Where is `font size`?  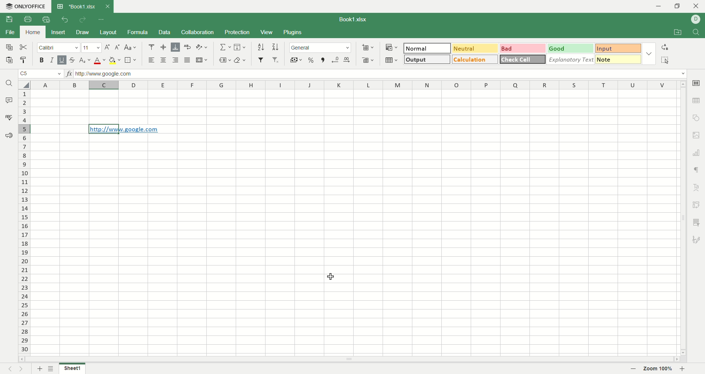 font size is located at coordinates (91, 48).